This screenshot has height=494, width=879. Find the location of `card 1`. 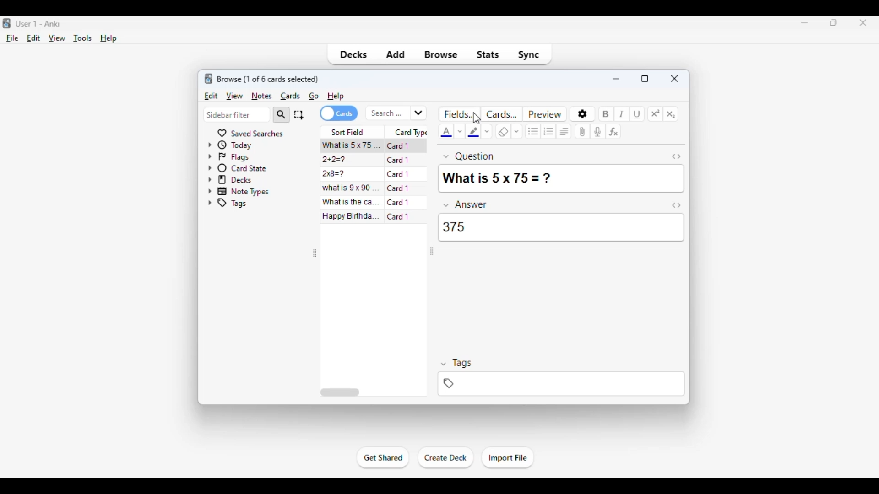

card 1 is located at coordinates (398, 216).